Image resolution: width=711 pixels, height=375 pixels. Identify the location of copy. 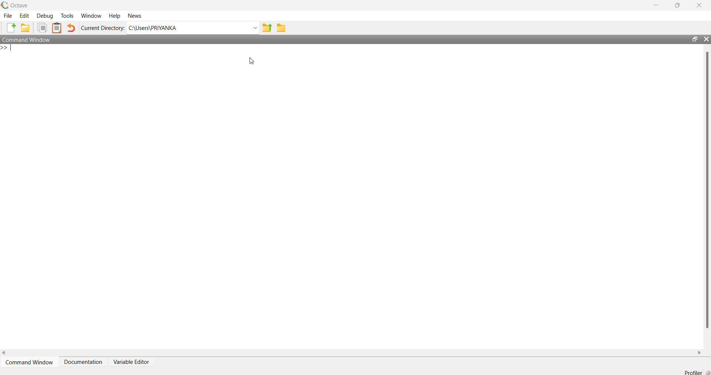
(43, 28).